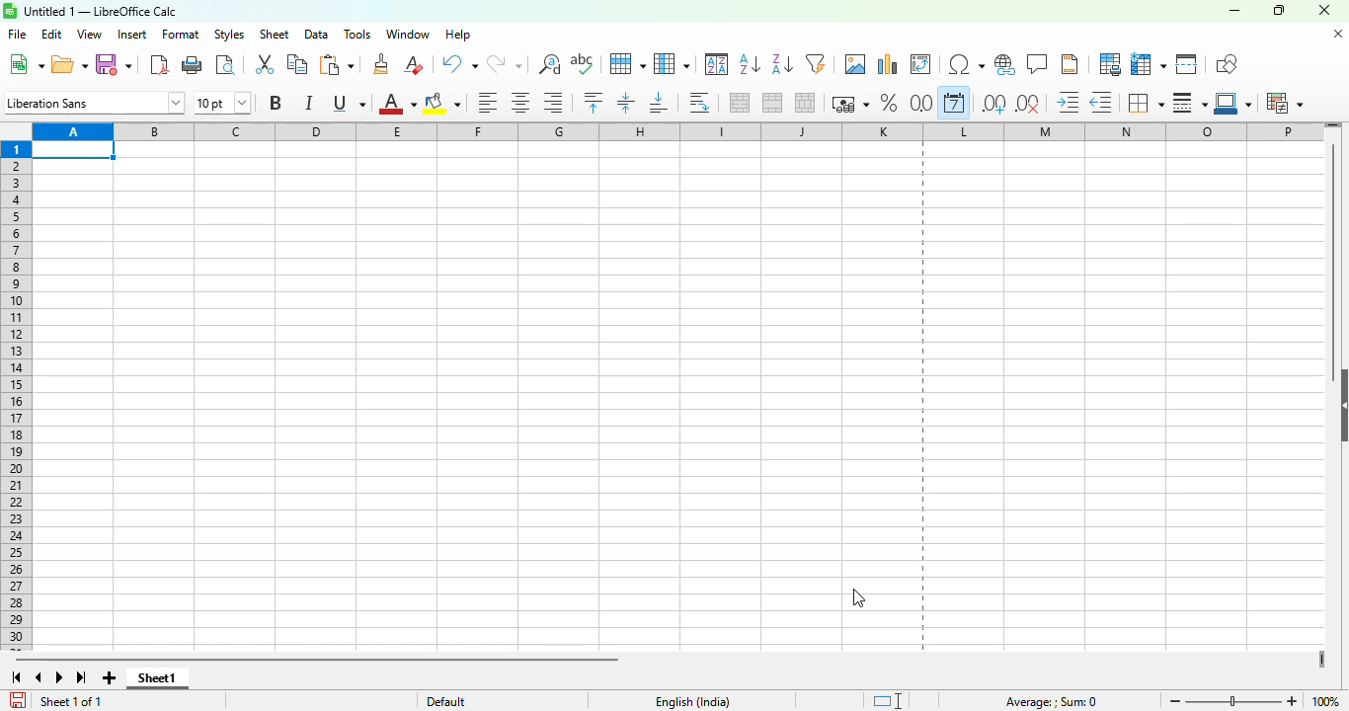 This screenshot has width=1349, height=711. What do you see at coordinates (101, 11) in the screenshot?
I see `title` at bounding box center [101, 11].